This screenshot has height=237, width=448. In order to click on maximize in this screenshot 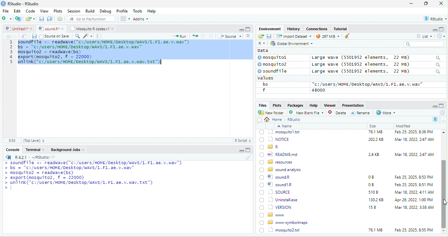, I will do `click(427, 4)`.